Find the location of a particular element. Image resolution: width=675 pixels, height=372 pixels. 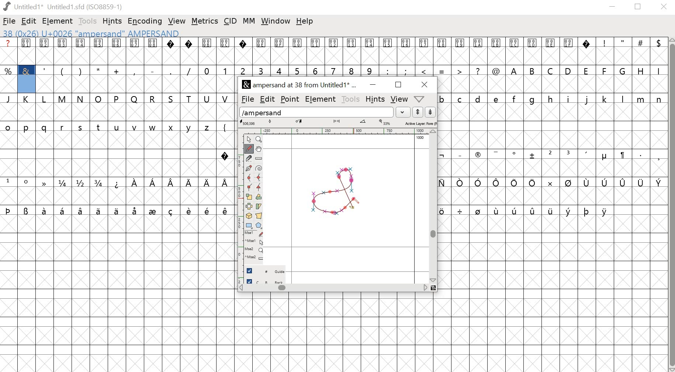

symbol is located at coordinates (551, 210).